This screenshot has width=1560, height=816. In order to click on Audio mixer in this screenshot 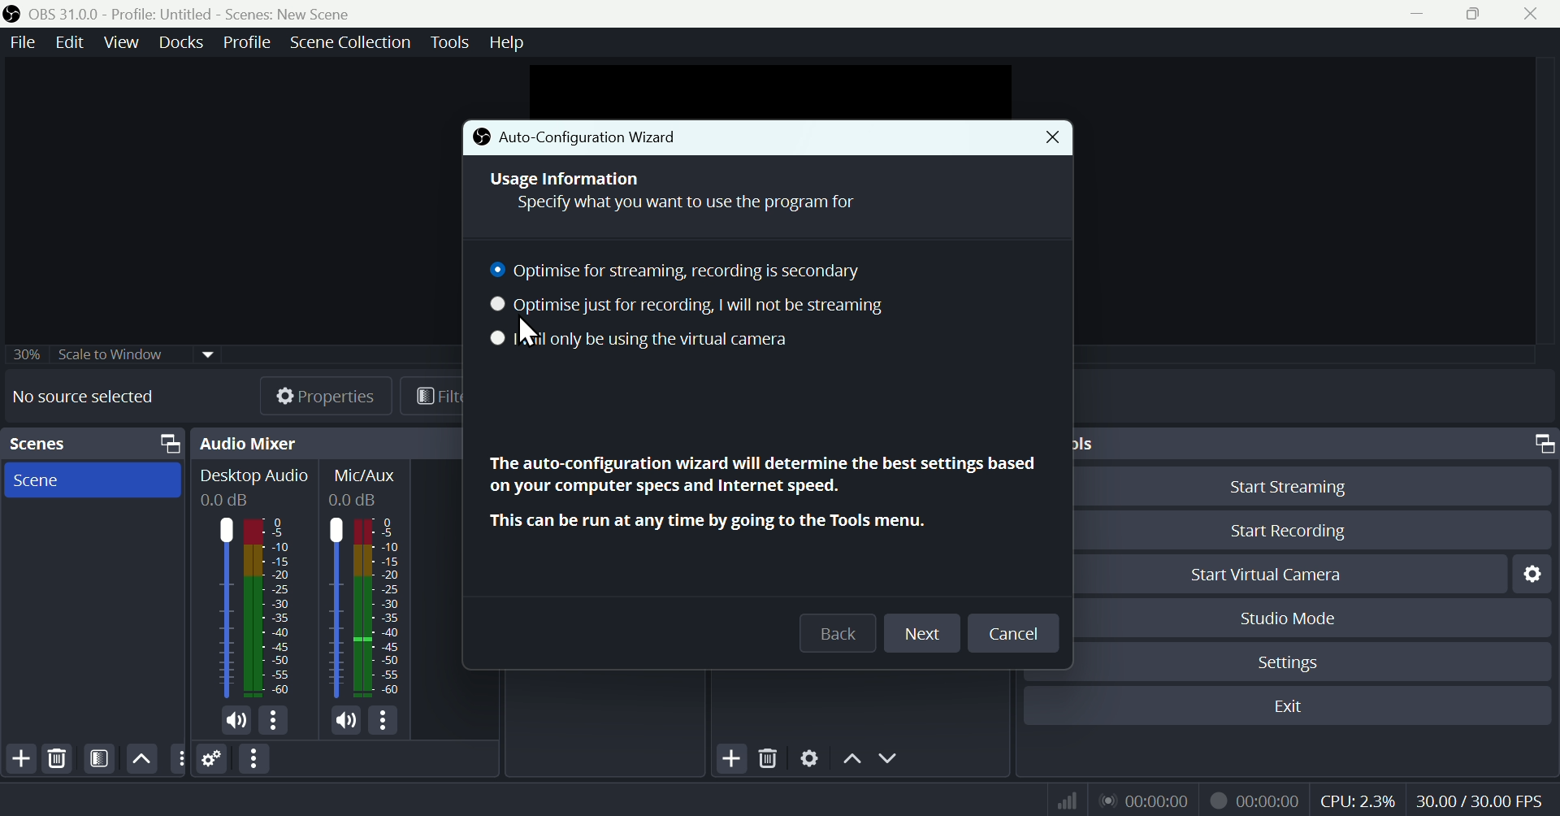, I will do `click(254, 585)`.